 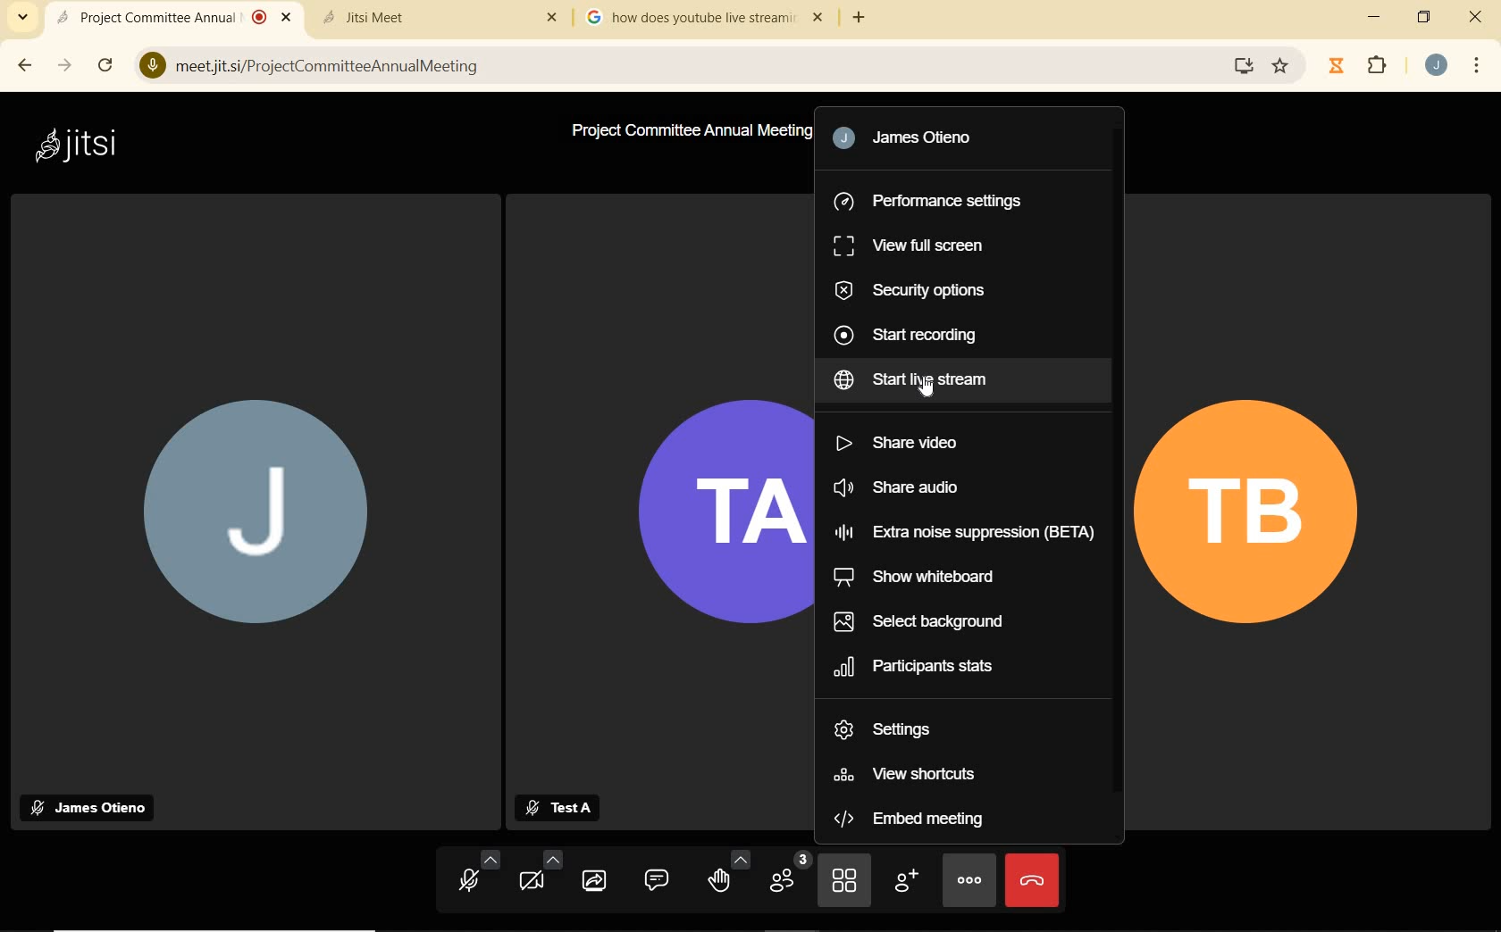 I want to click on Bookmark , so click(x=1281, y=67).